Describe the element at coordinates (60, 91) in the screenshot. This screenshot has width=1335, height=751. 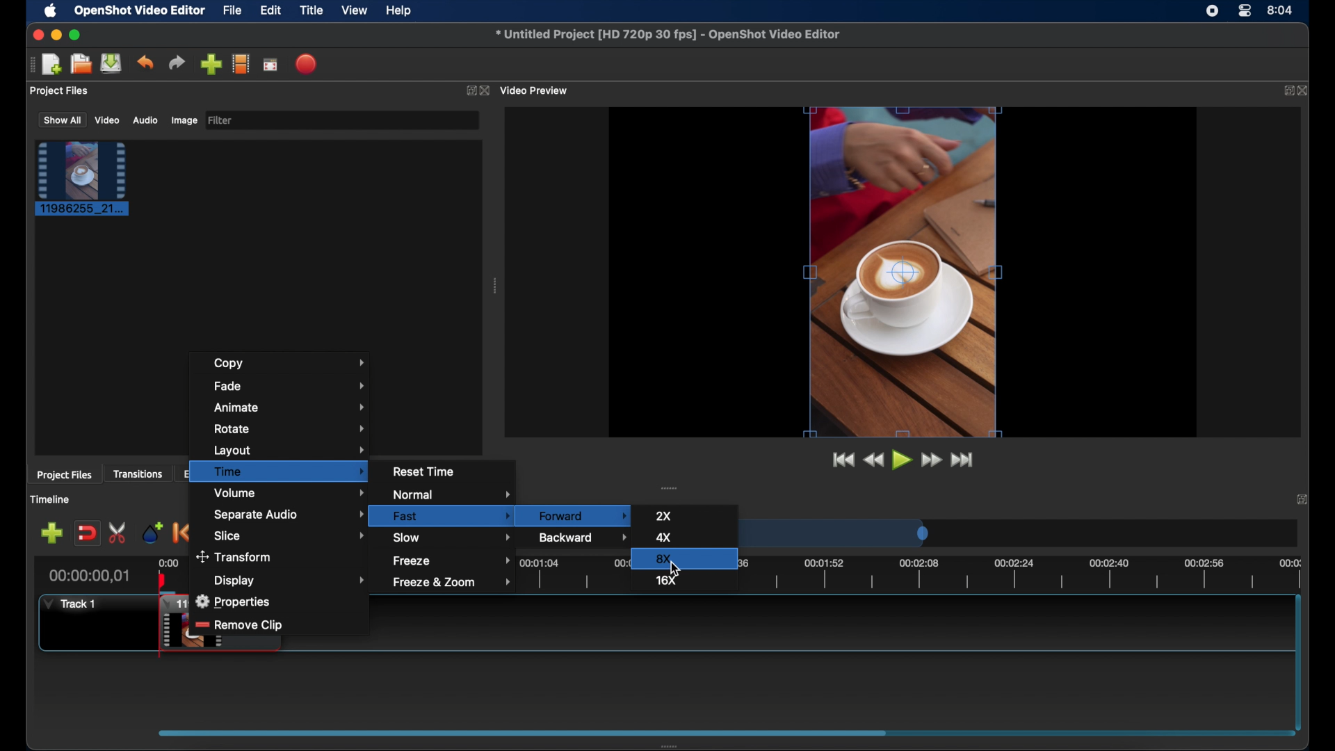
I see `project files` at that location.